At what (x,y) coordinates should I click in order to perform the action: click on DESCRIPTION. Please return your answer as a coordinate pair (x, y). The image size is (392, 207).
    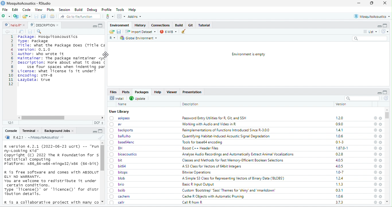
    Looking at the image, I should click on (44, 25).